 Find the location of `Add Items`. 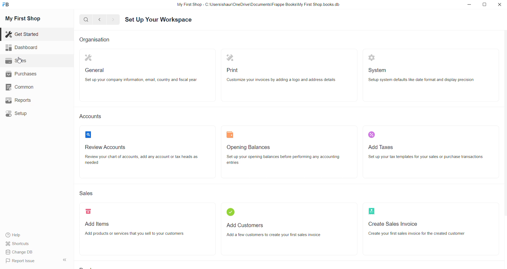

Add Items is located at coordinates (145, 230).